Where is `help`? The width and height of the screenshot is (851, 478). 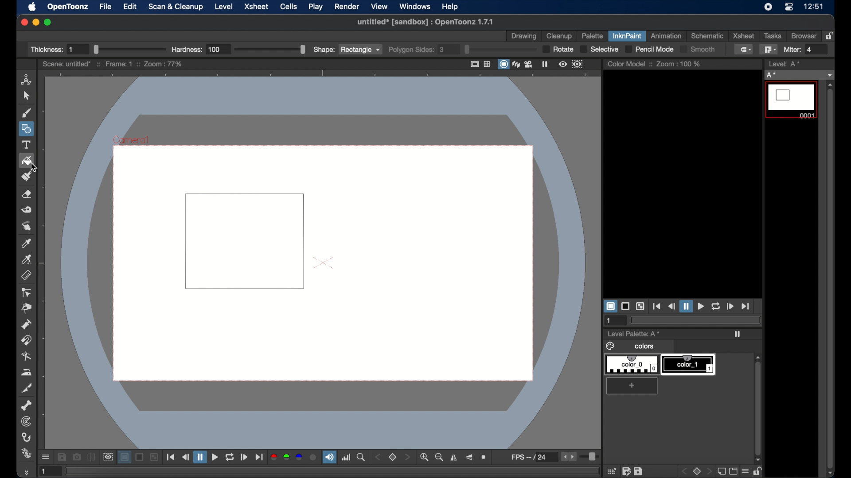 help is located at coordinates (450, 7).